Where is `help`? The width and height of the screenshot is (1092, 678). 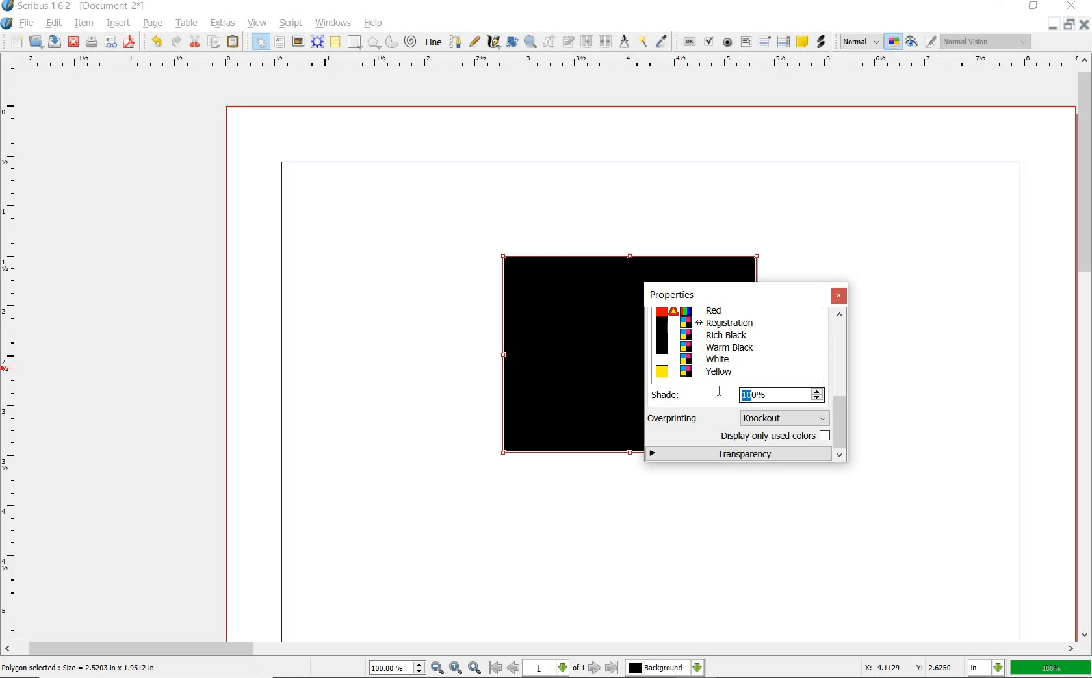 help is located at coordinates (374, 24).